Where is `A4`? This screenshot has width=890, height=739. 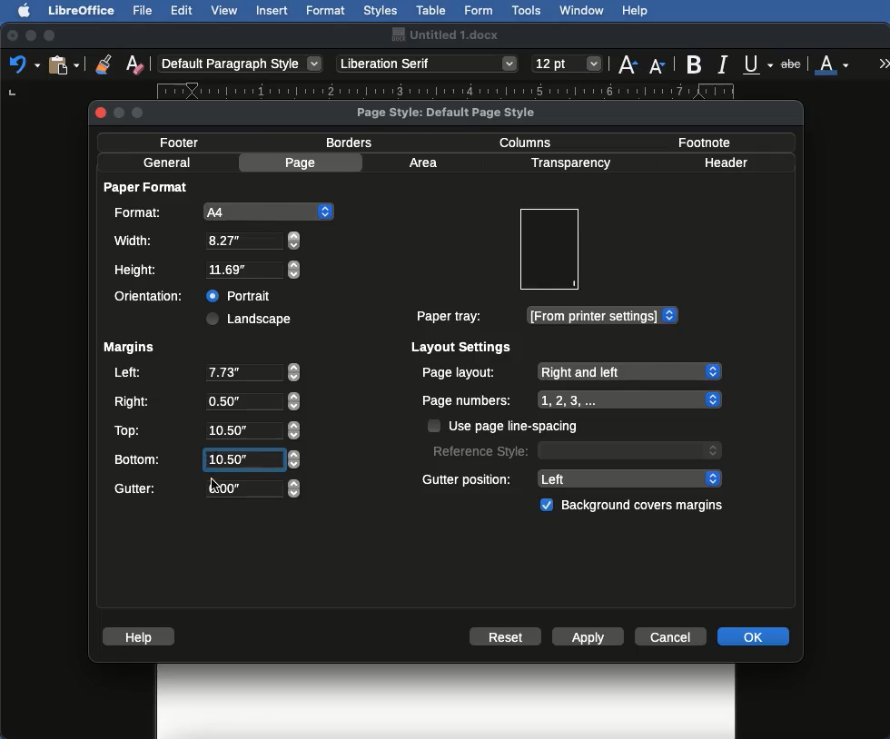
A4 is located at coordinates (221, 212).